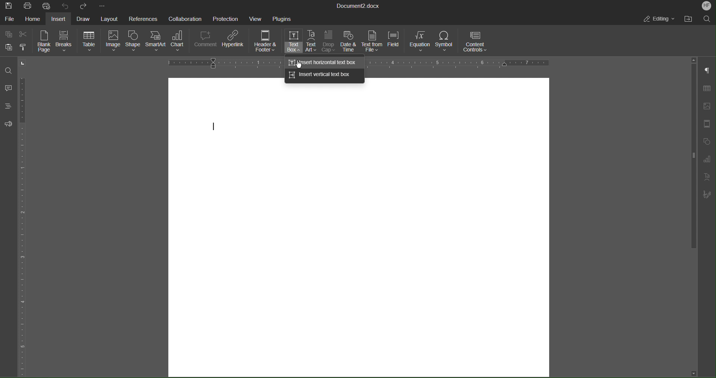  I want to click on Layout, so click(108, 19).